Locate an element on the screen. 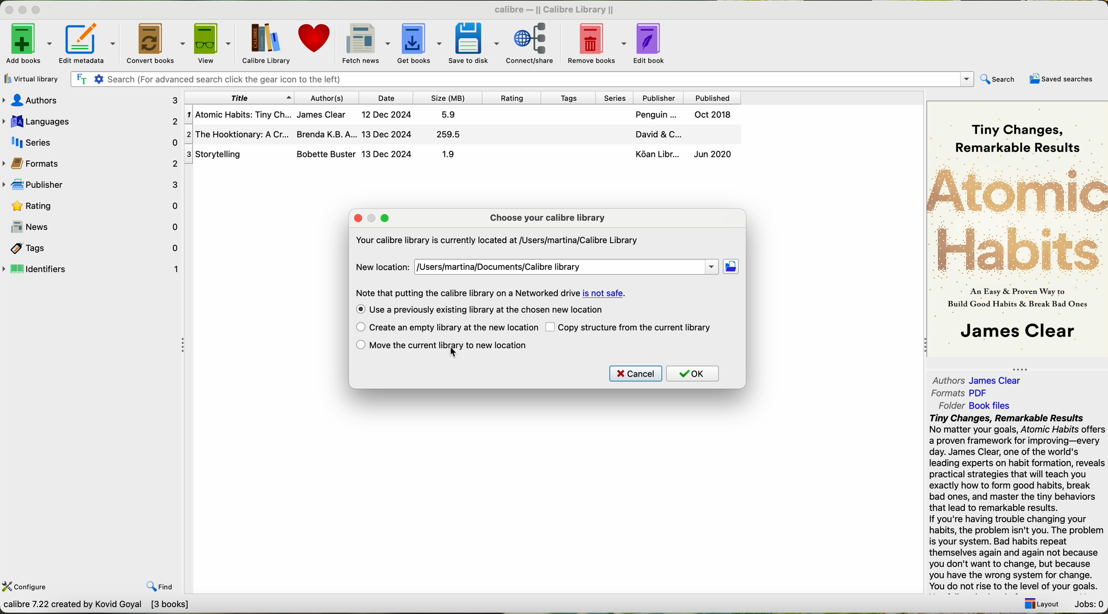 This screenshot has width=1108, height=614. edit book is located at coordinates (653, 43).